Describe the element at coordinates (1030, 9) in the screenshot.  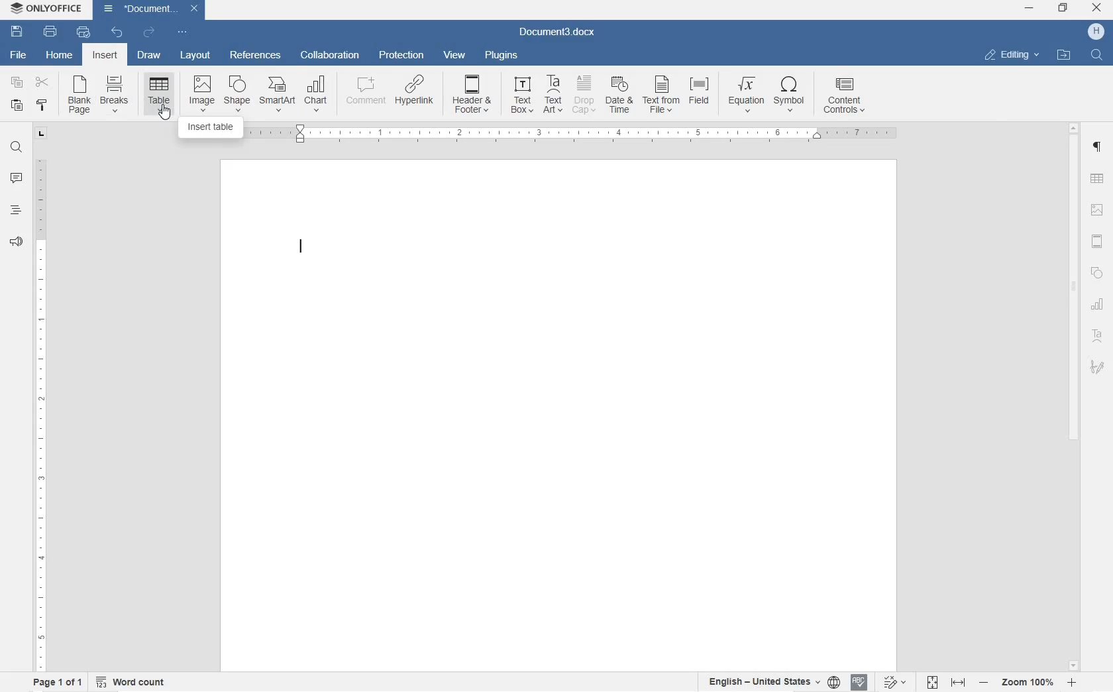
I see `MINIMIZE` at that location.